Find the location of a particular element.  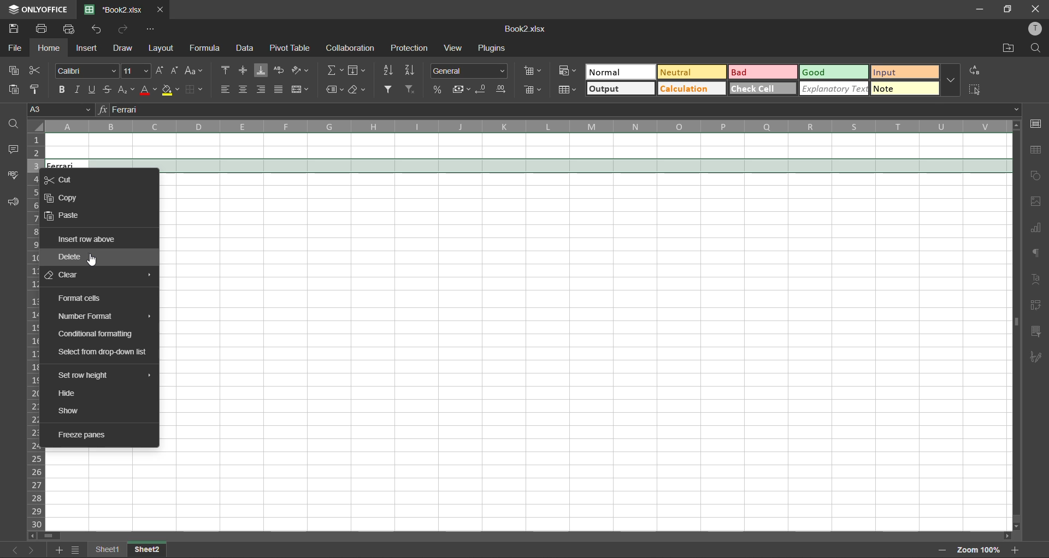

delete is located at coordinates (70, 256).